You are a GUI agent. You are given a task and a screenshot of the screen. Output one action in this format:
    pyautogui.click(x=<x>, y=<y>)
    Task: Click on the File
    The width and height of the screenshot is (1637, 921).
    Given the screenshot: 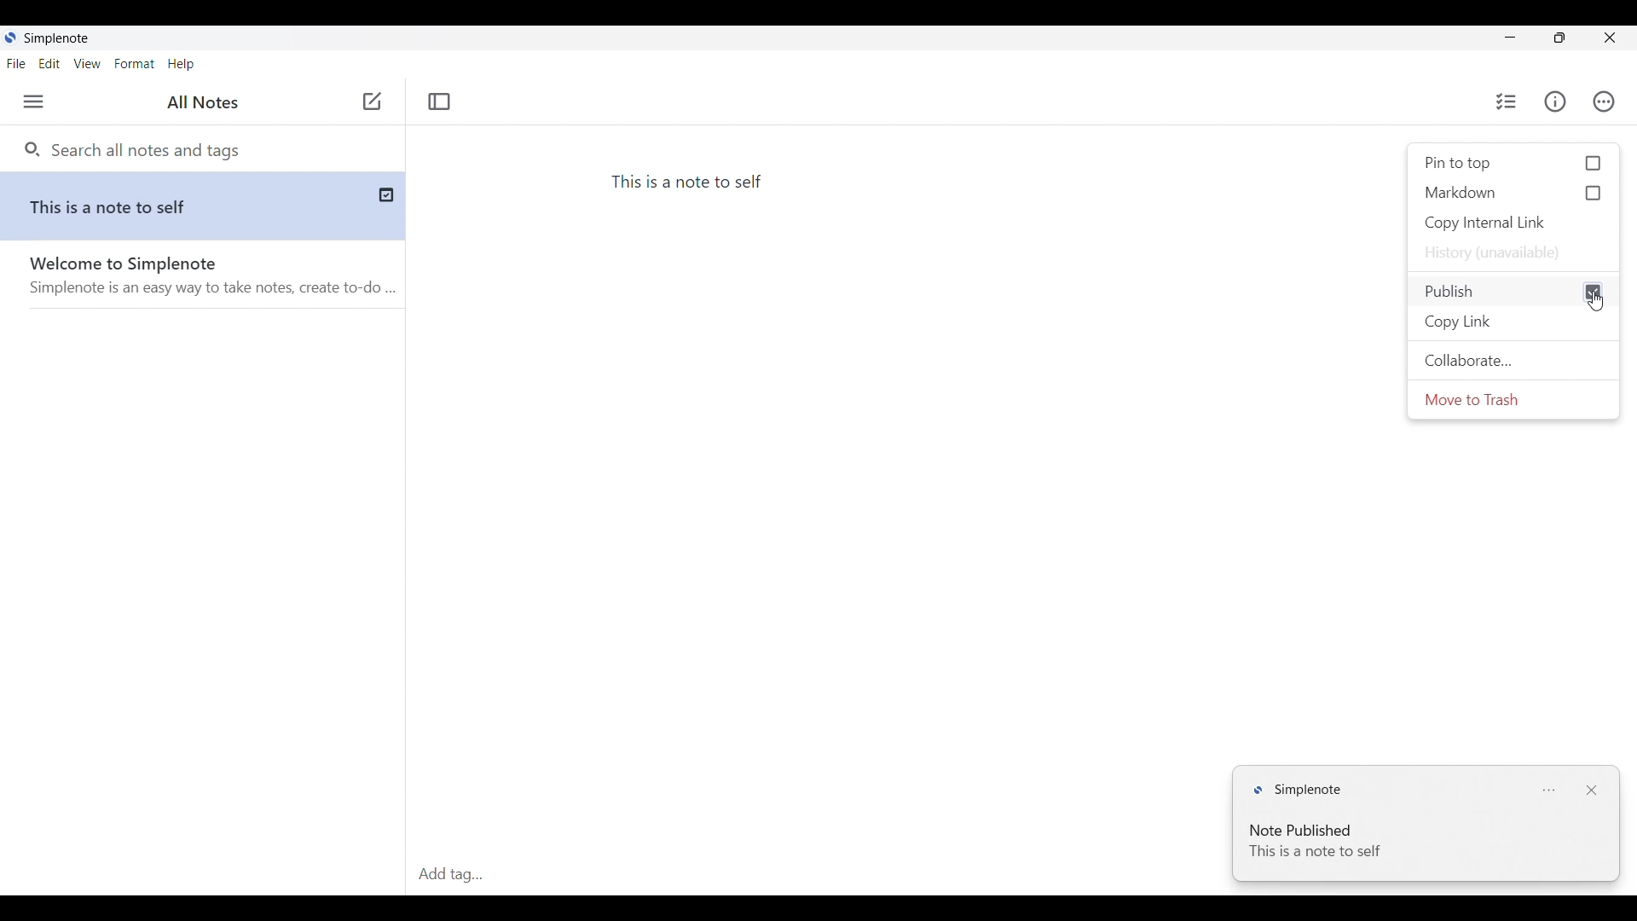 What is the action you would take?
    pyautogui.click(x=16, y=64)
    